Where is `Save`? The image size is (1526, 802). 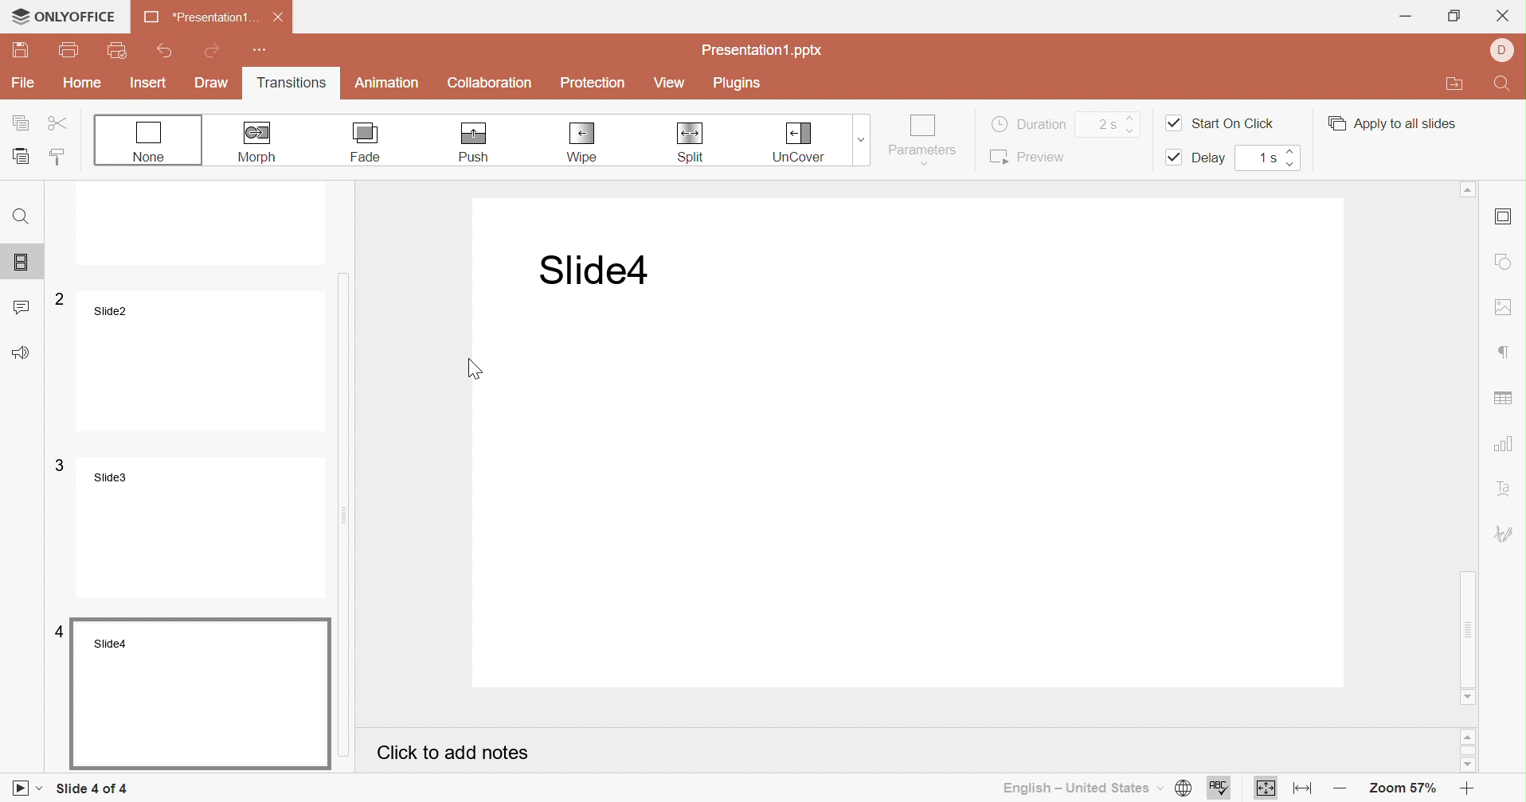
Save is located at coordinates (19, 52).